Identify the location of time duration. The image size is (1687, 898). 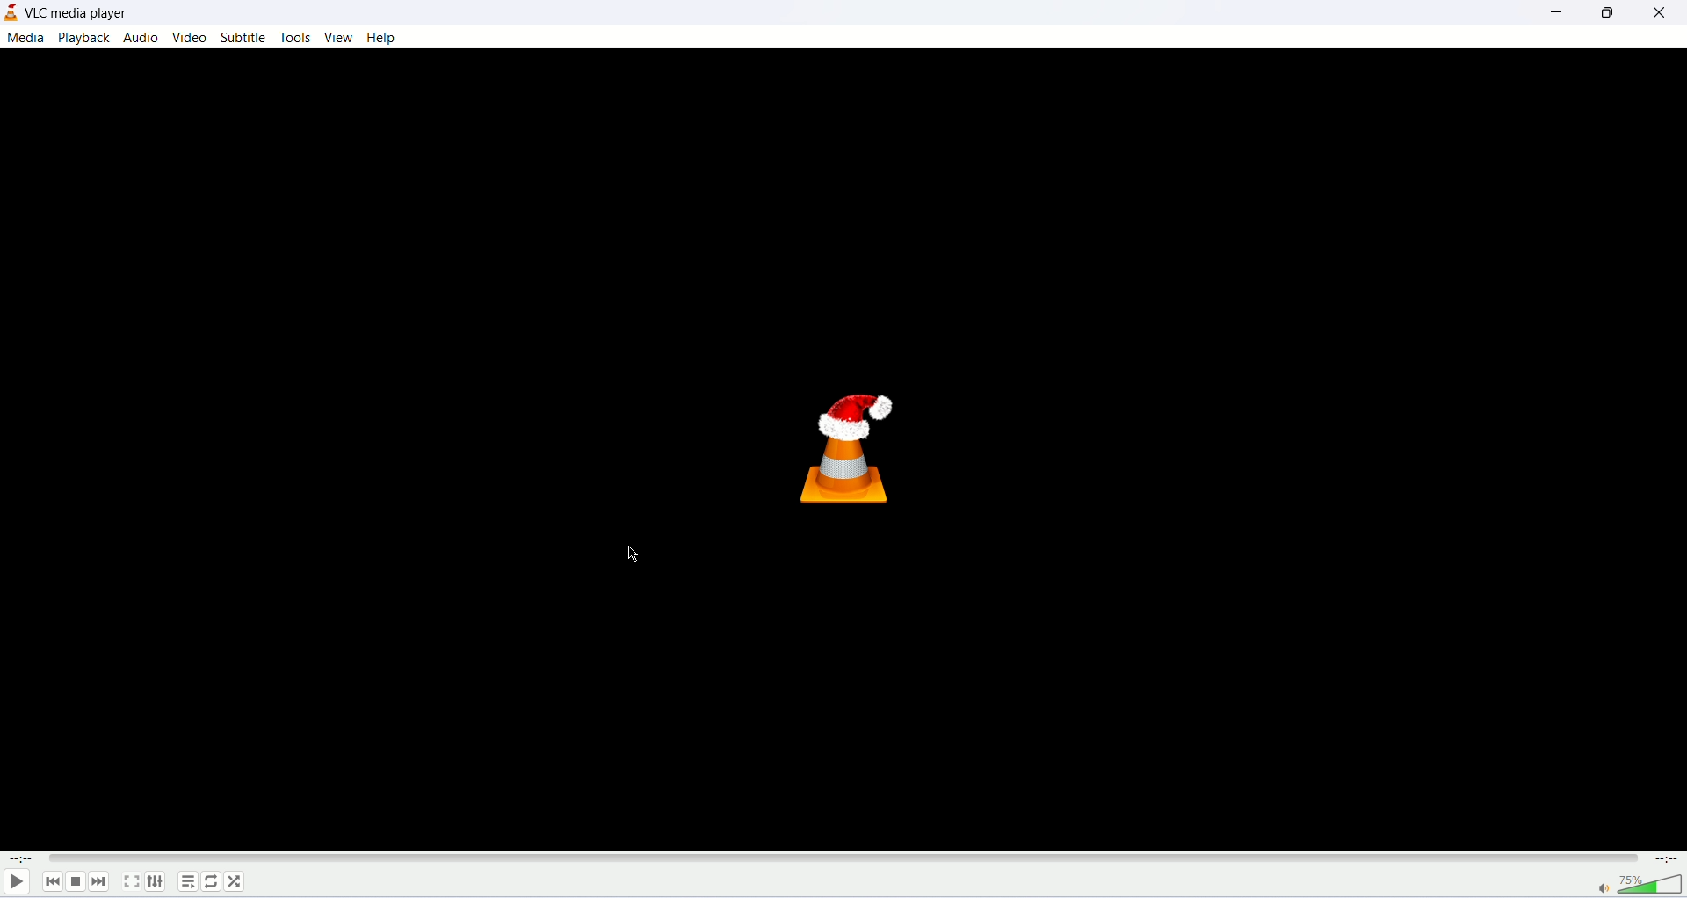
(1668, 858).